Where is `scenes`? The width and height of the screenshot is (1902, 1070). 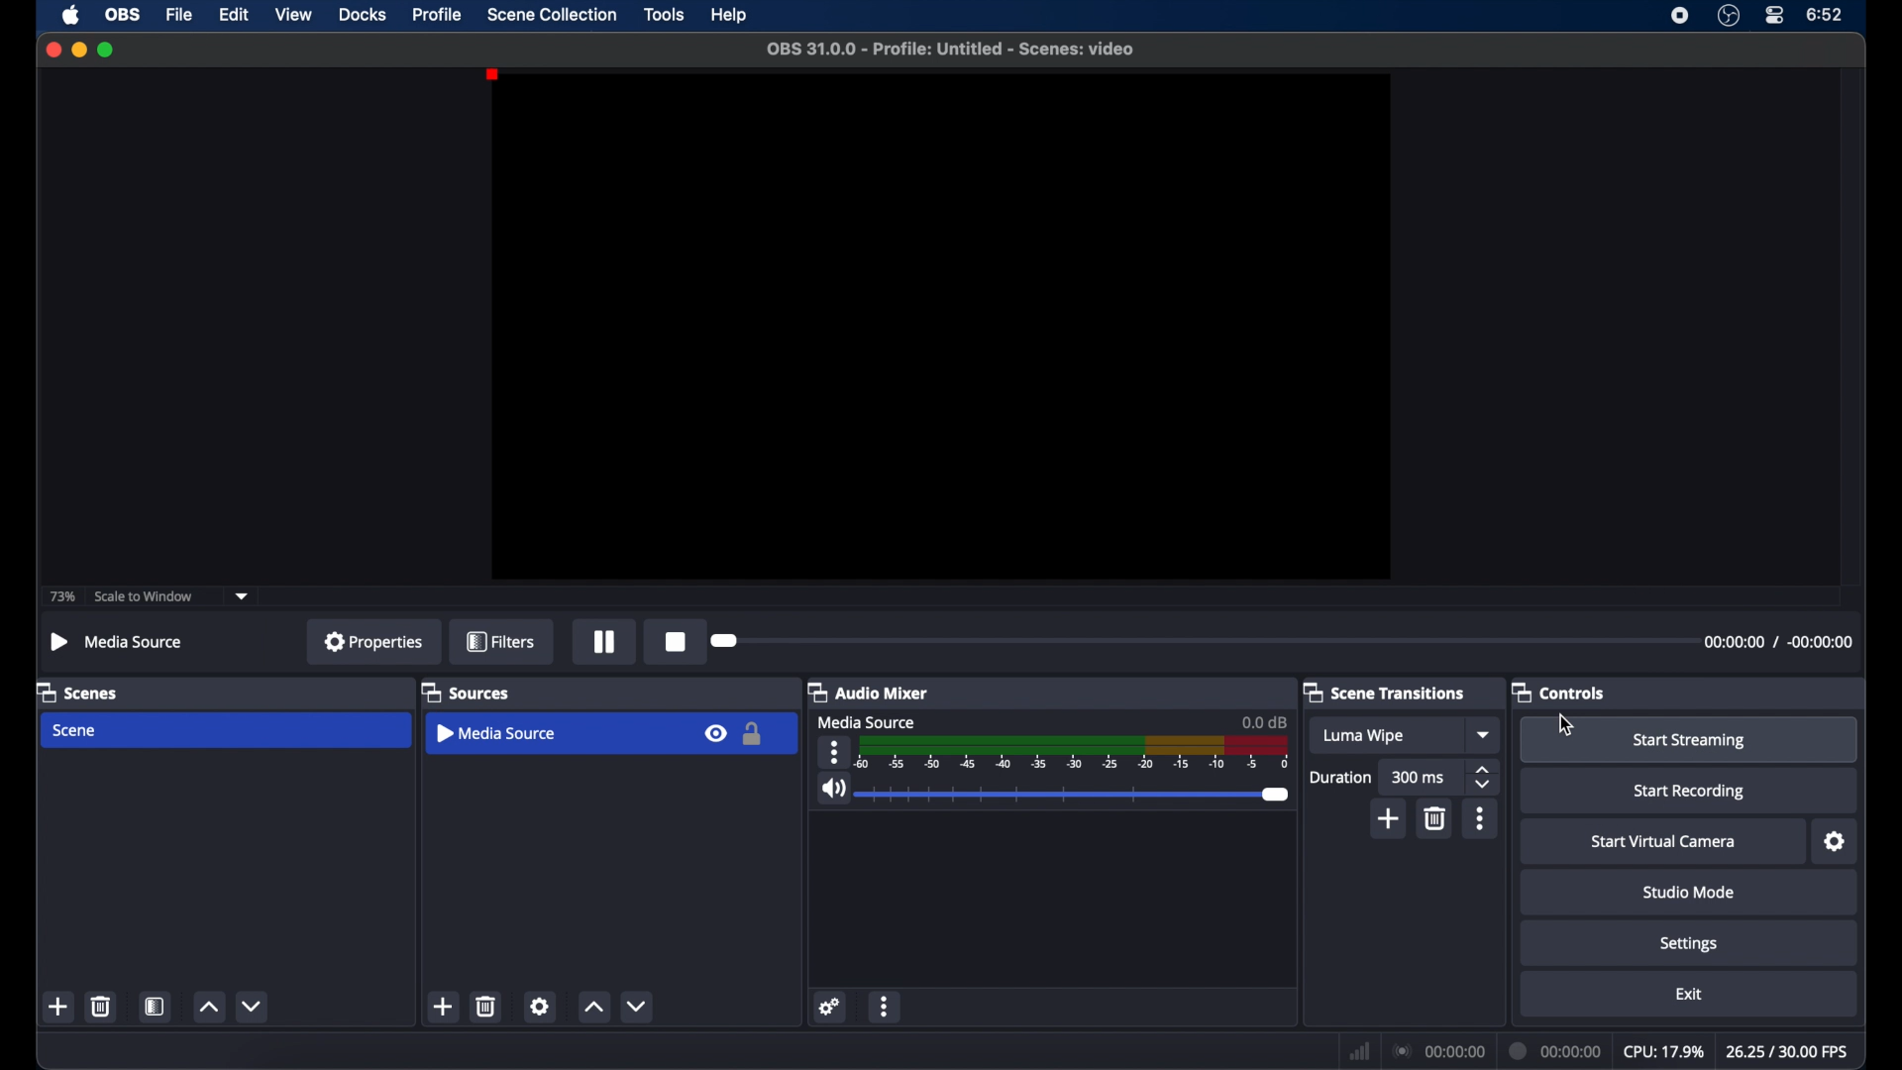 scenes is located at coordinates (77, 692).